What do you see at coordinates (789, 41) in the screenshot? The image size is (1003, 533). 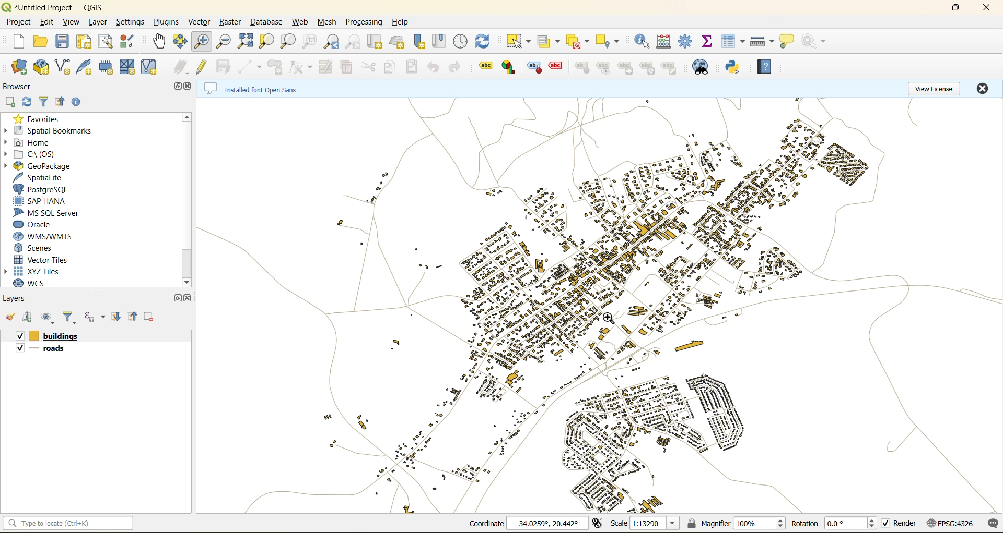 I see `show tips` at bounding box center [789, 41].